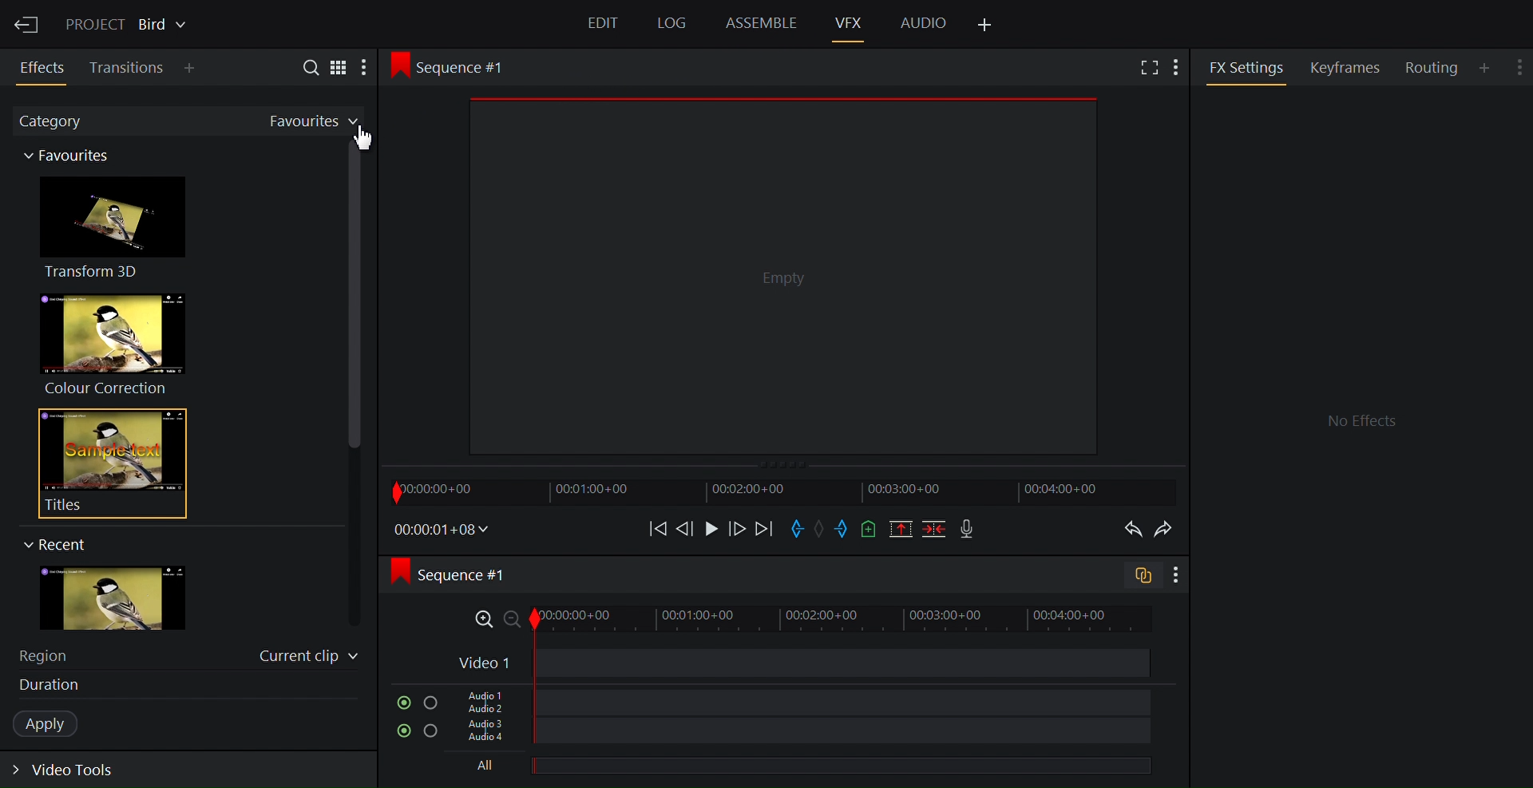  I want to click on Delete/cut, so click(936, 530).